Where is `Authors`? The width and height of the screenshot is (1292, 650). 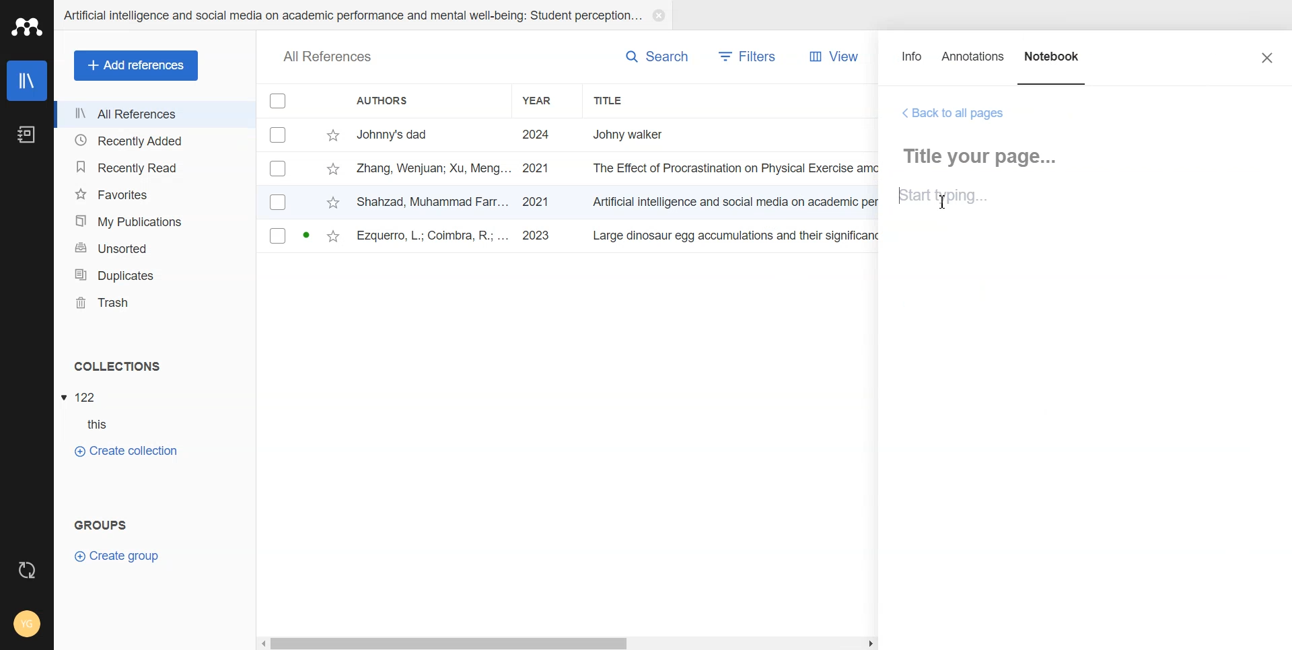
Authors is located at coordinates (426, 100).